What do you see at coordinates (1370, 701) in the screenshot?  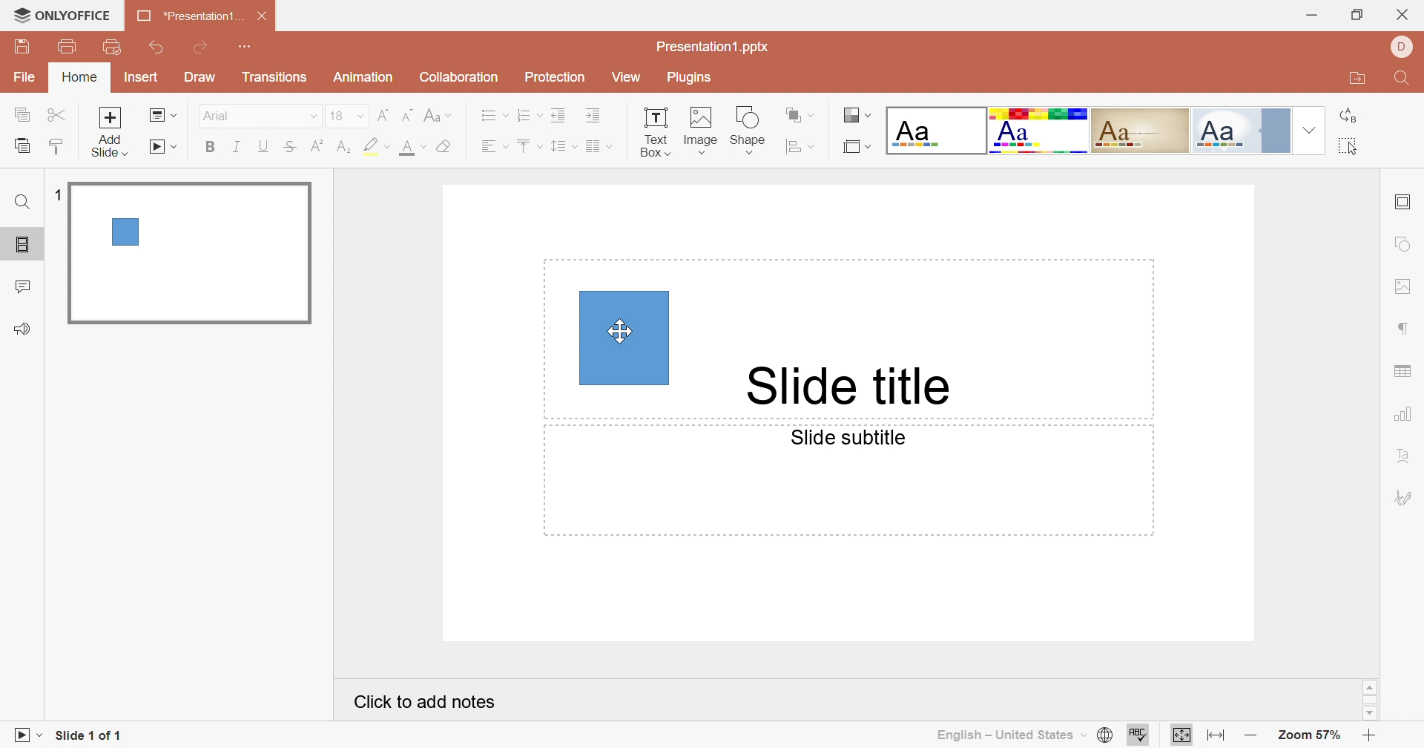 I see `Scroll bar` at bounding box center [1370, 701].